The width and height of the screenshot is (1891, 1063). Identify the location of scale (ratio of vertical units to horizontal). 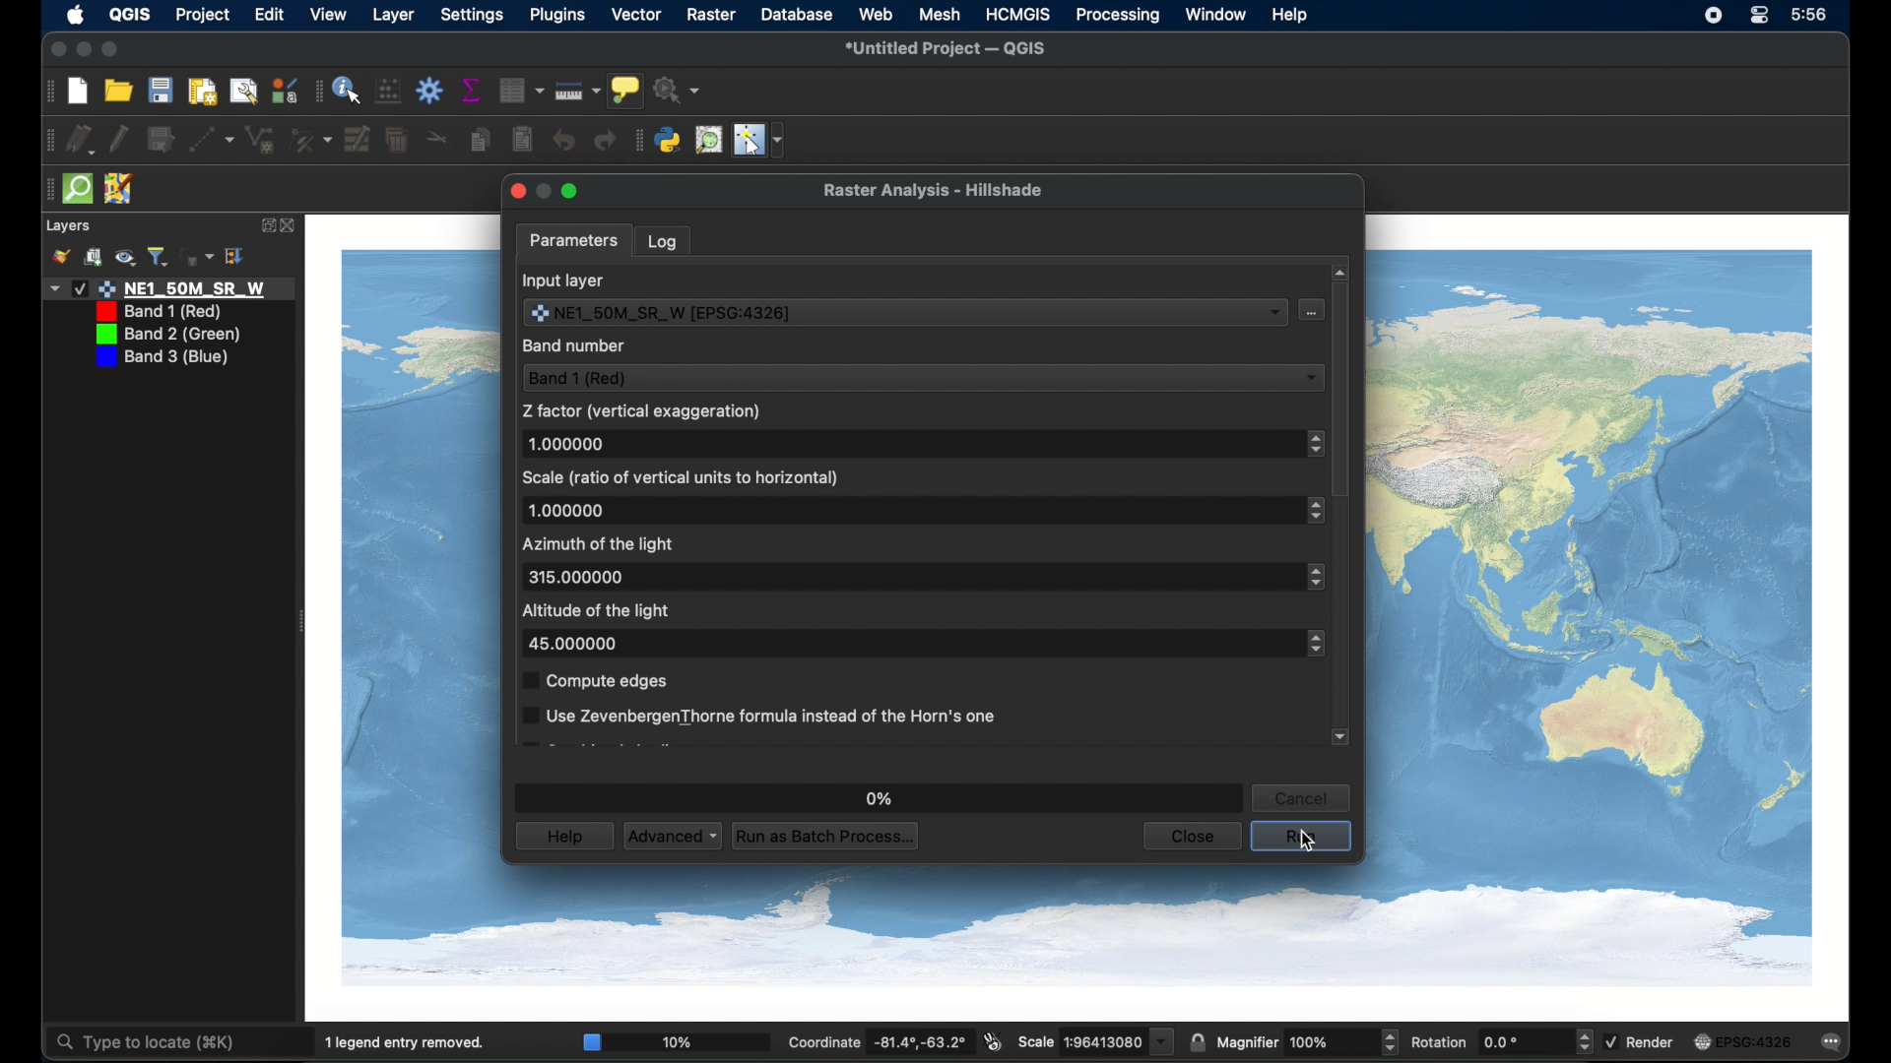
(685, 478).